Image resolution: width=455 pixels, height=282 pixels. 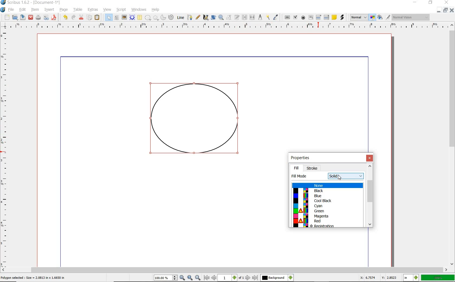 I want to click on stroke, so click(x=313, y=168).